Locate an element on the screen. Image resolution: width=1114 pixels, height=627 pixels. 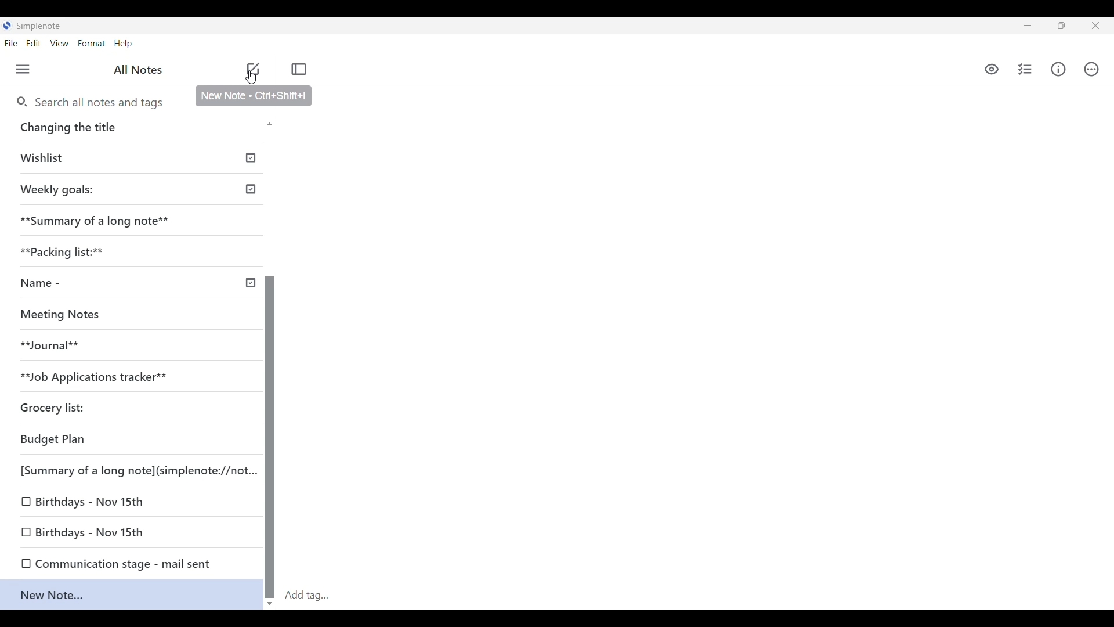
Checkbox is located at coordinates (22, 563).